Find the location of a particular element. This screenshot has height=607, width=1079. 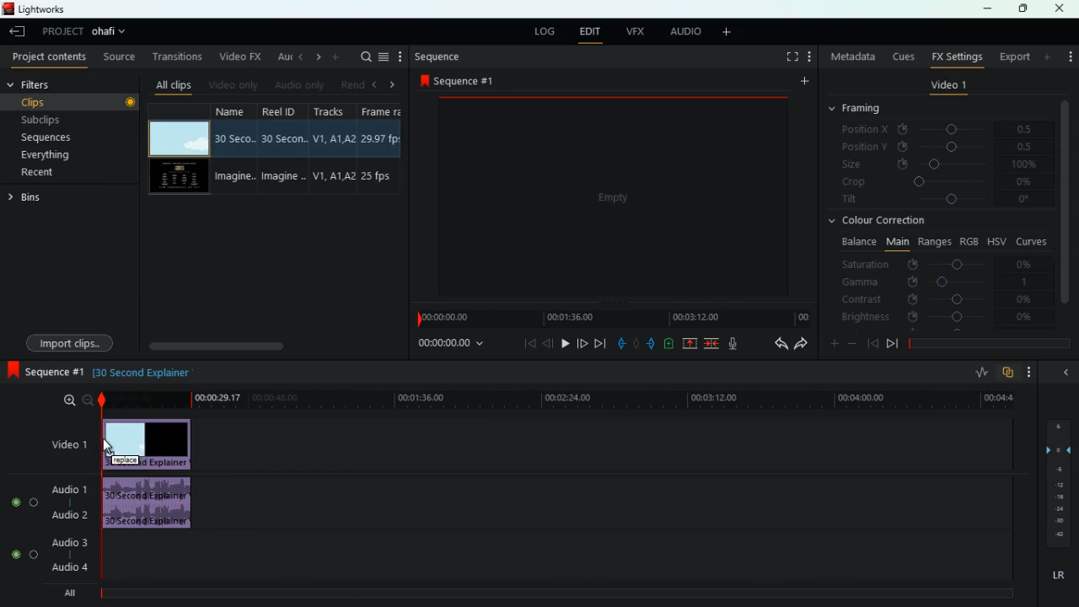

audio 1 is located at coordinates (72, 489).